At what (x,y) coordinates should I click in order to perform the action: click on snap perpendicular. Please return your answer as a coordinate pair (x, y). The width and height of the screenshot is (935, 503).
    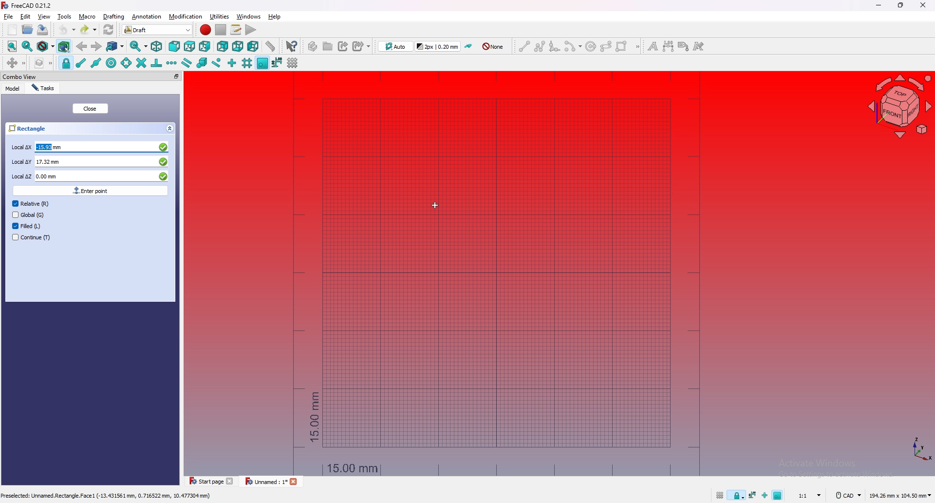
    Looking at the image, I should click on (156, 63).